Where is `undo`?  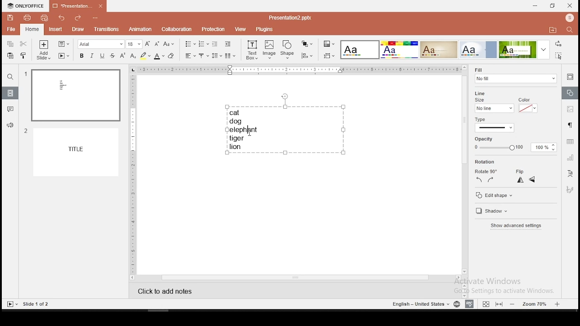
undo is located at coordinates (62, 18).